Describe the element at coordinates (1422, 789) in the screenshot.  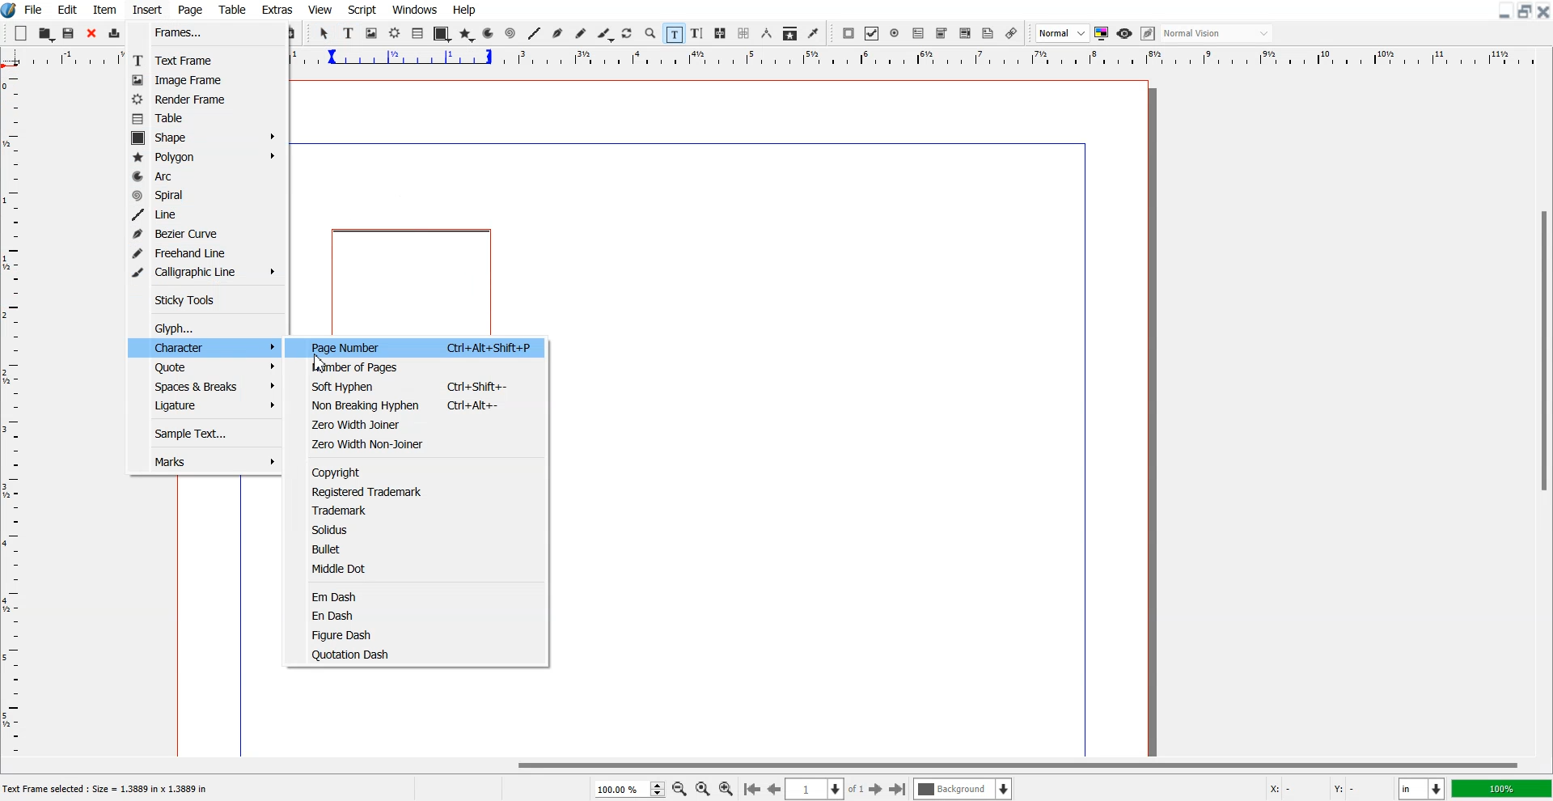
I see `Measurement in Inches` at that location.